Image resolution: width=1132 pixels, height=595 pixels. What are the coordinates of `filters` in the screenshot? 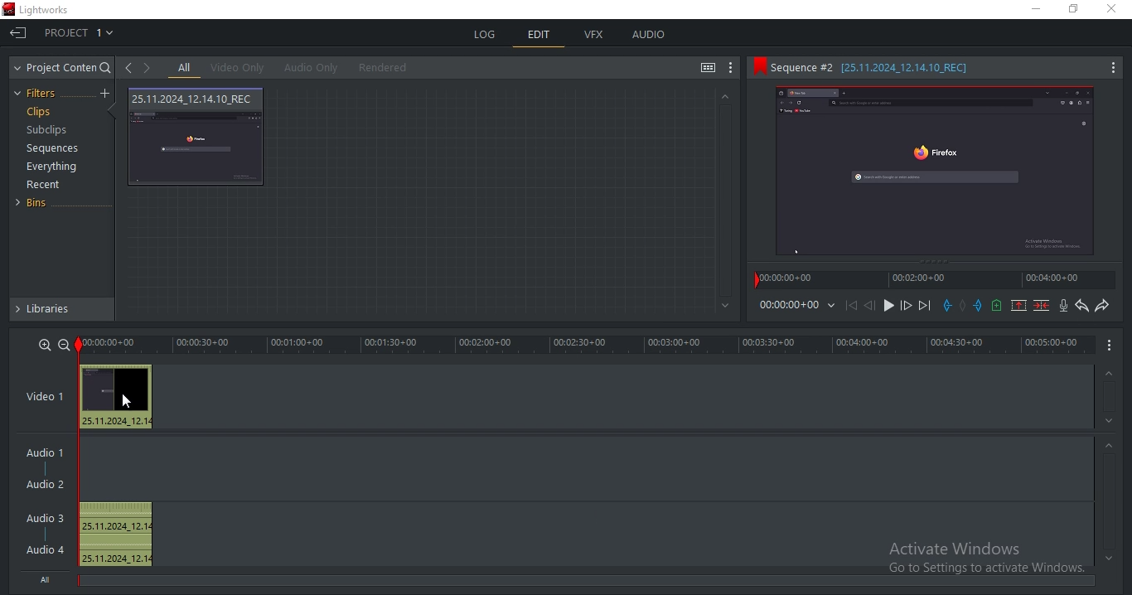 It's located at (37, 94).